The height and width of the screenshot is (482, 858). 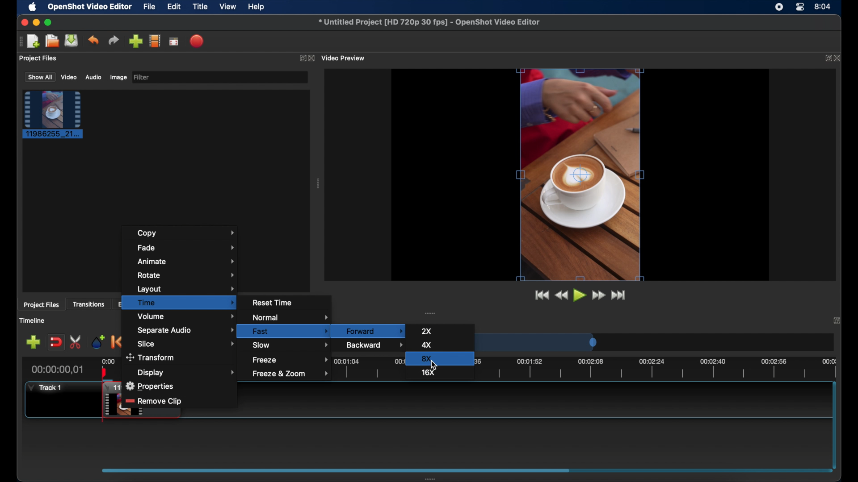 What do you see at coordinates (179, 303) in the screenshot?
I see `time menu highlighted` at bounding box center [179, 303].